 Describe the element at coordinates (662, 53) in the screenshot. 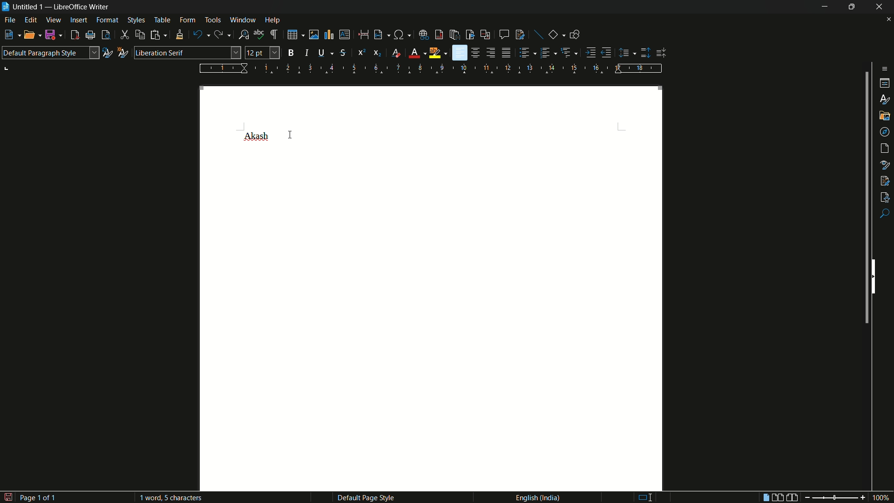

I see `decrease paragraph spacing` at that location.